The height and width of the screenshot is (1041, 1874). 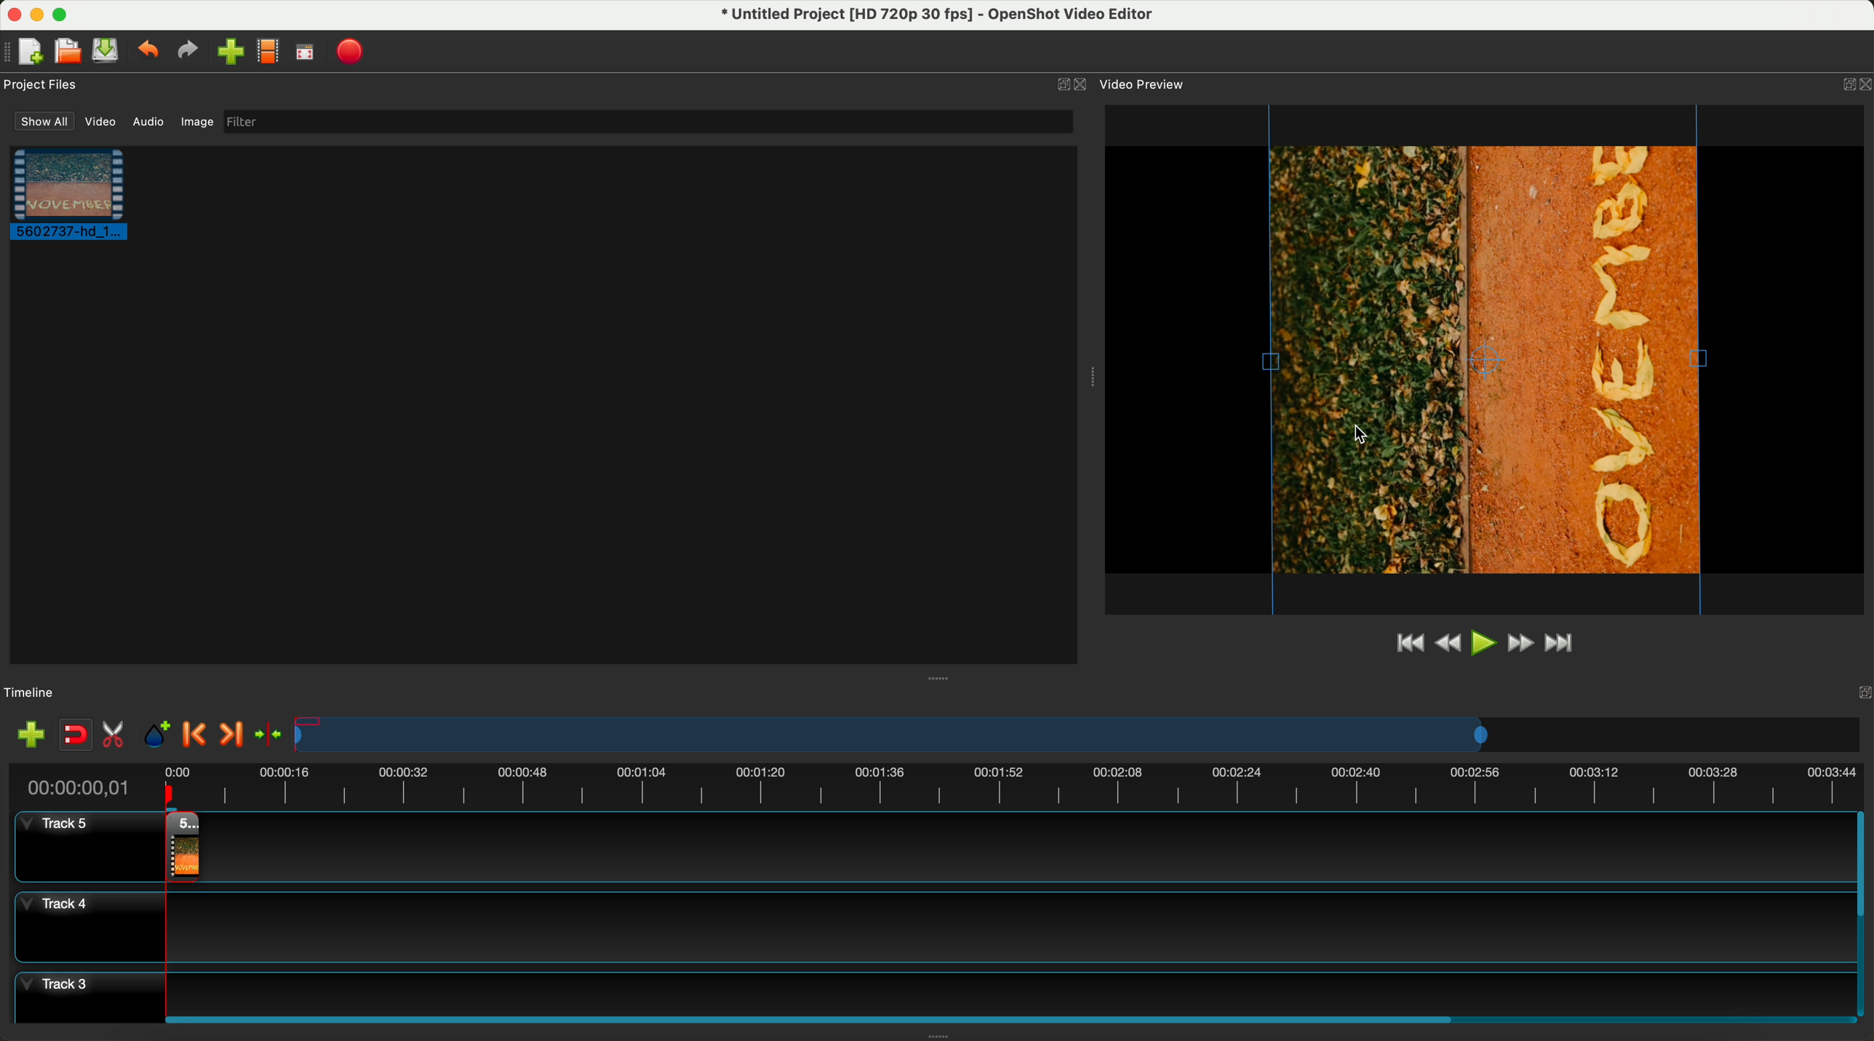 I want to click on audio, so click(x=148, y=122).